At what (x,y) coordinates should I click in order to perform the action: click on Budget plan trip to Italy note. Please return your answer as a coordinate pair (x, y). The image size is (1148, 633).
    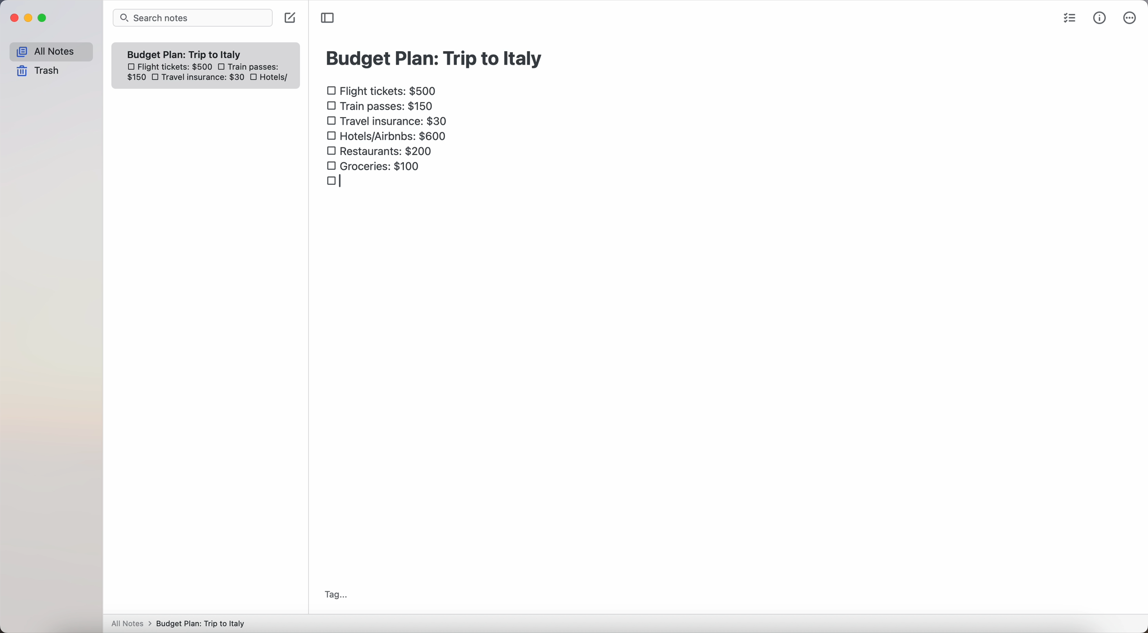
    Looking at the image, I should click on (185, 54).